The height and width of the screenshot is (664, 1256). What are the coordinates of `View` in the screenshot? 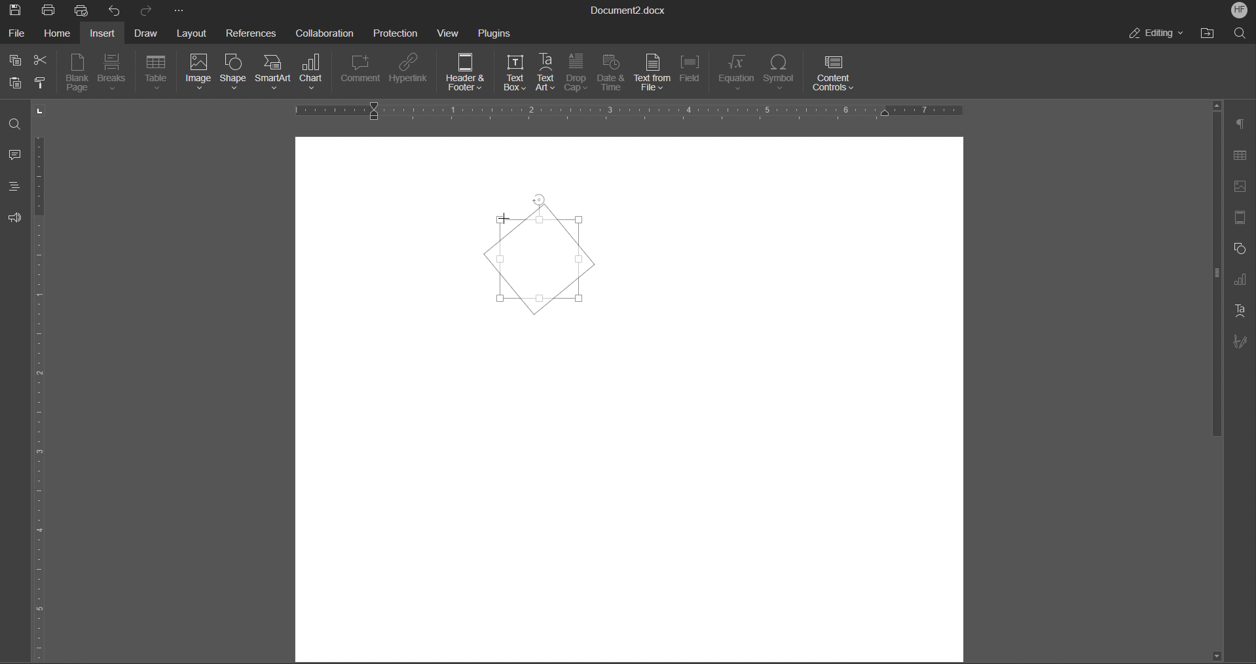 It's located at (451, 31).